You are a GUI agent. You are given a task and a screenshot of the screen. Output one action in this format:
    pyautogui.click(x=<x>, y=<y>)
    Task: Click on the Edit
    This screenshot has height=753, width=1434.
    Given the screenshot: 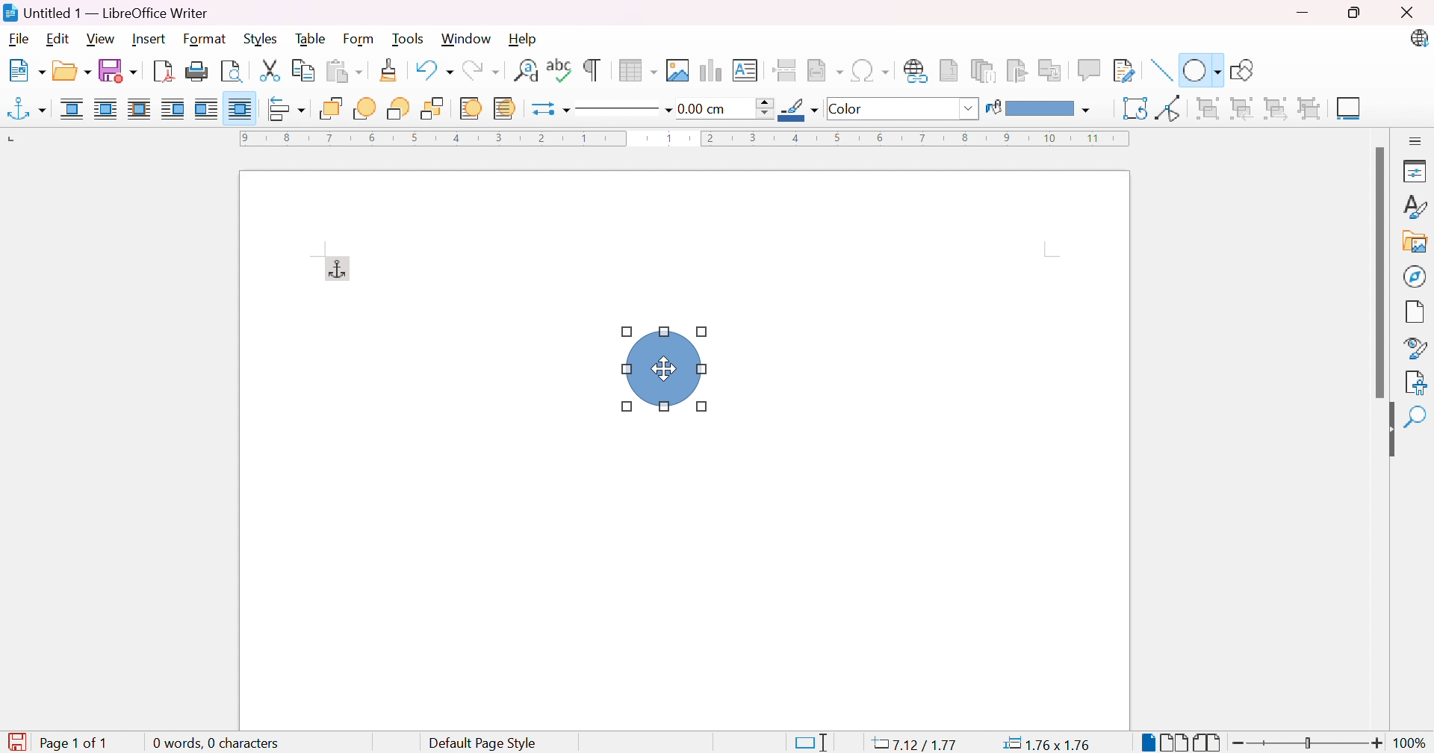 What is the action you would take?
    pyautogui.click(x=58, y=40)
    